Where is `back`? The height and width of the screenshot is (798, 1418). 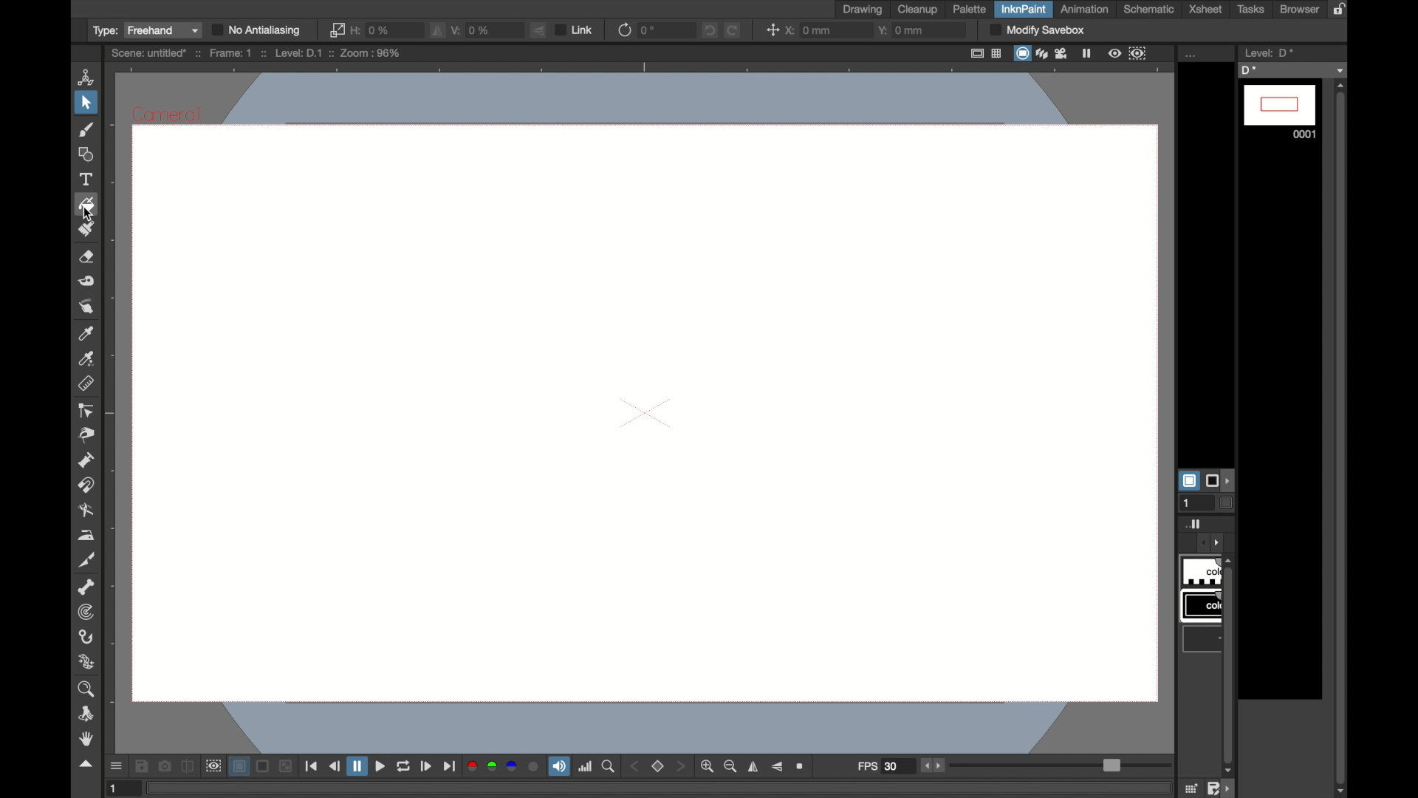 back is located at coordinates (632, 768).